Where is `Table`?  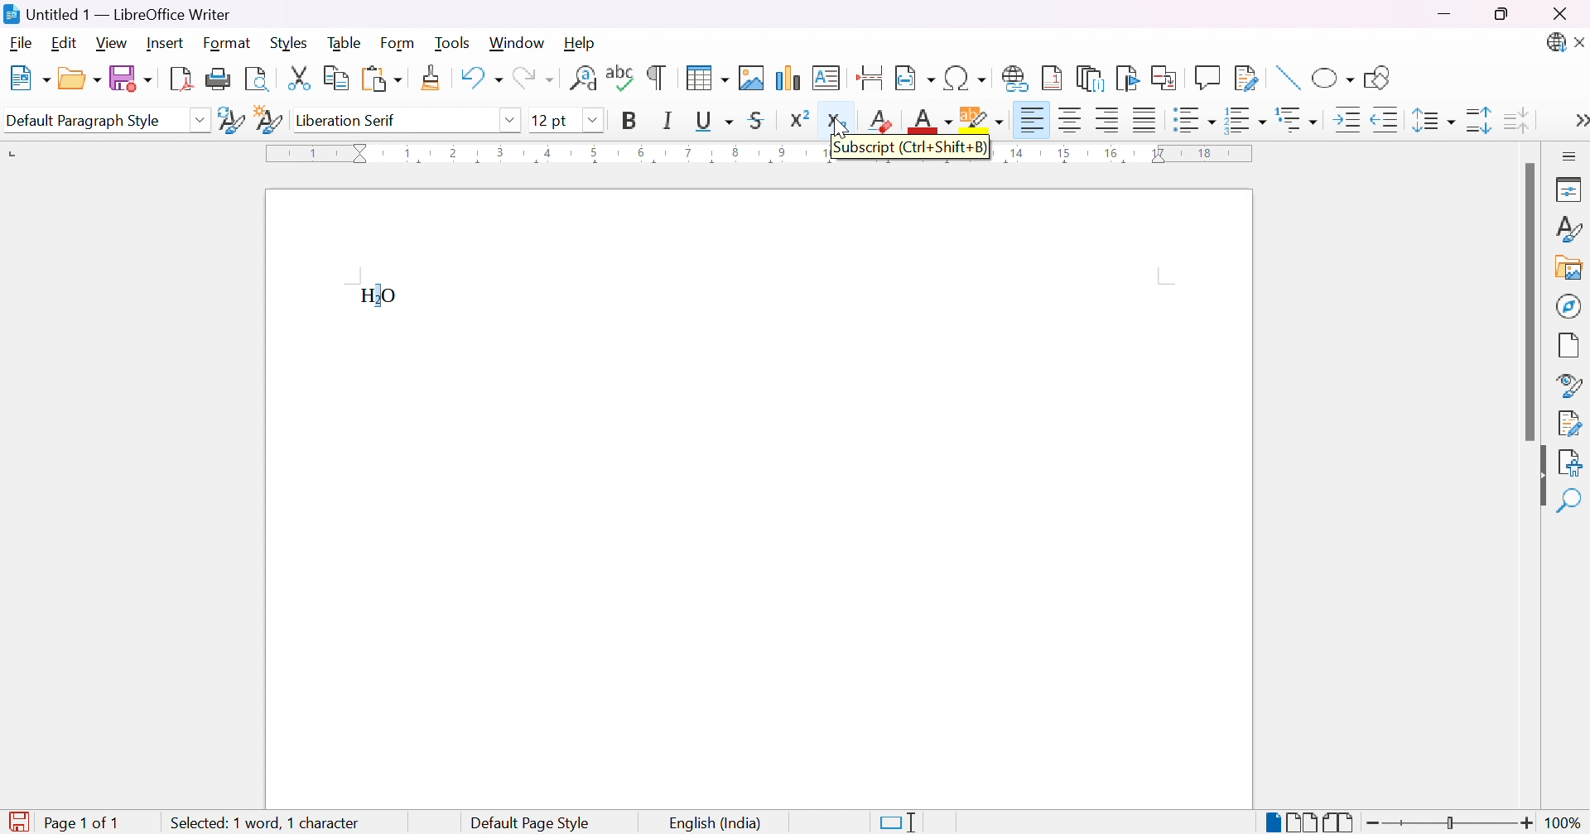 Table is located at coordinates (345, 41).